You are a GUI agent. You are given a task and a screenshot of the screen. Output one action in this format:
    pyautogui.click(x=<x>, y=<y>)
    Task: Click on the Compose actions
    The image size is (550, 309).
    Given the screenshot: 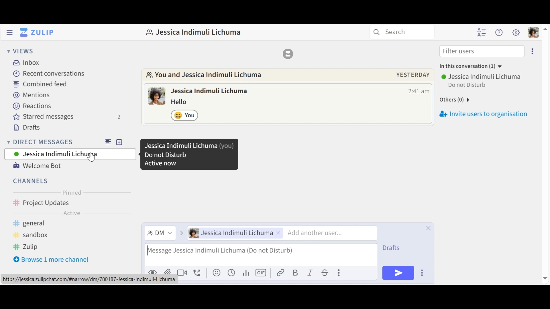 What is the action you would take?
    pyautogui.click(x=338, y=272)
    